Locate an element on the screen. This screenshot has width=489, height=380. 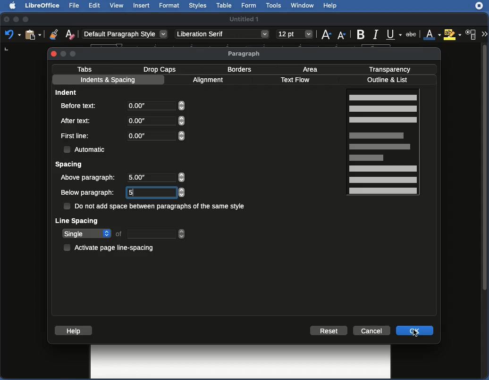
Do not add space between paragraphs of the same style is located at coordinates (156, 207).